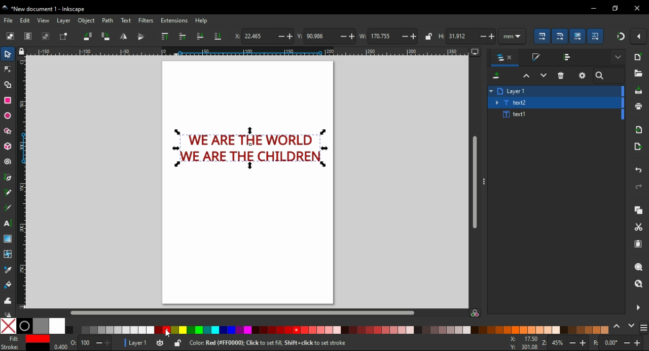  Describe the element at coordinates (8, 53) in the screenshot. I see `select` at that location.